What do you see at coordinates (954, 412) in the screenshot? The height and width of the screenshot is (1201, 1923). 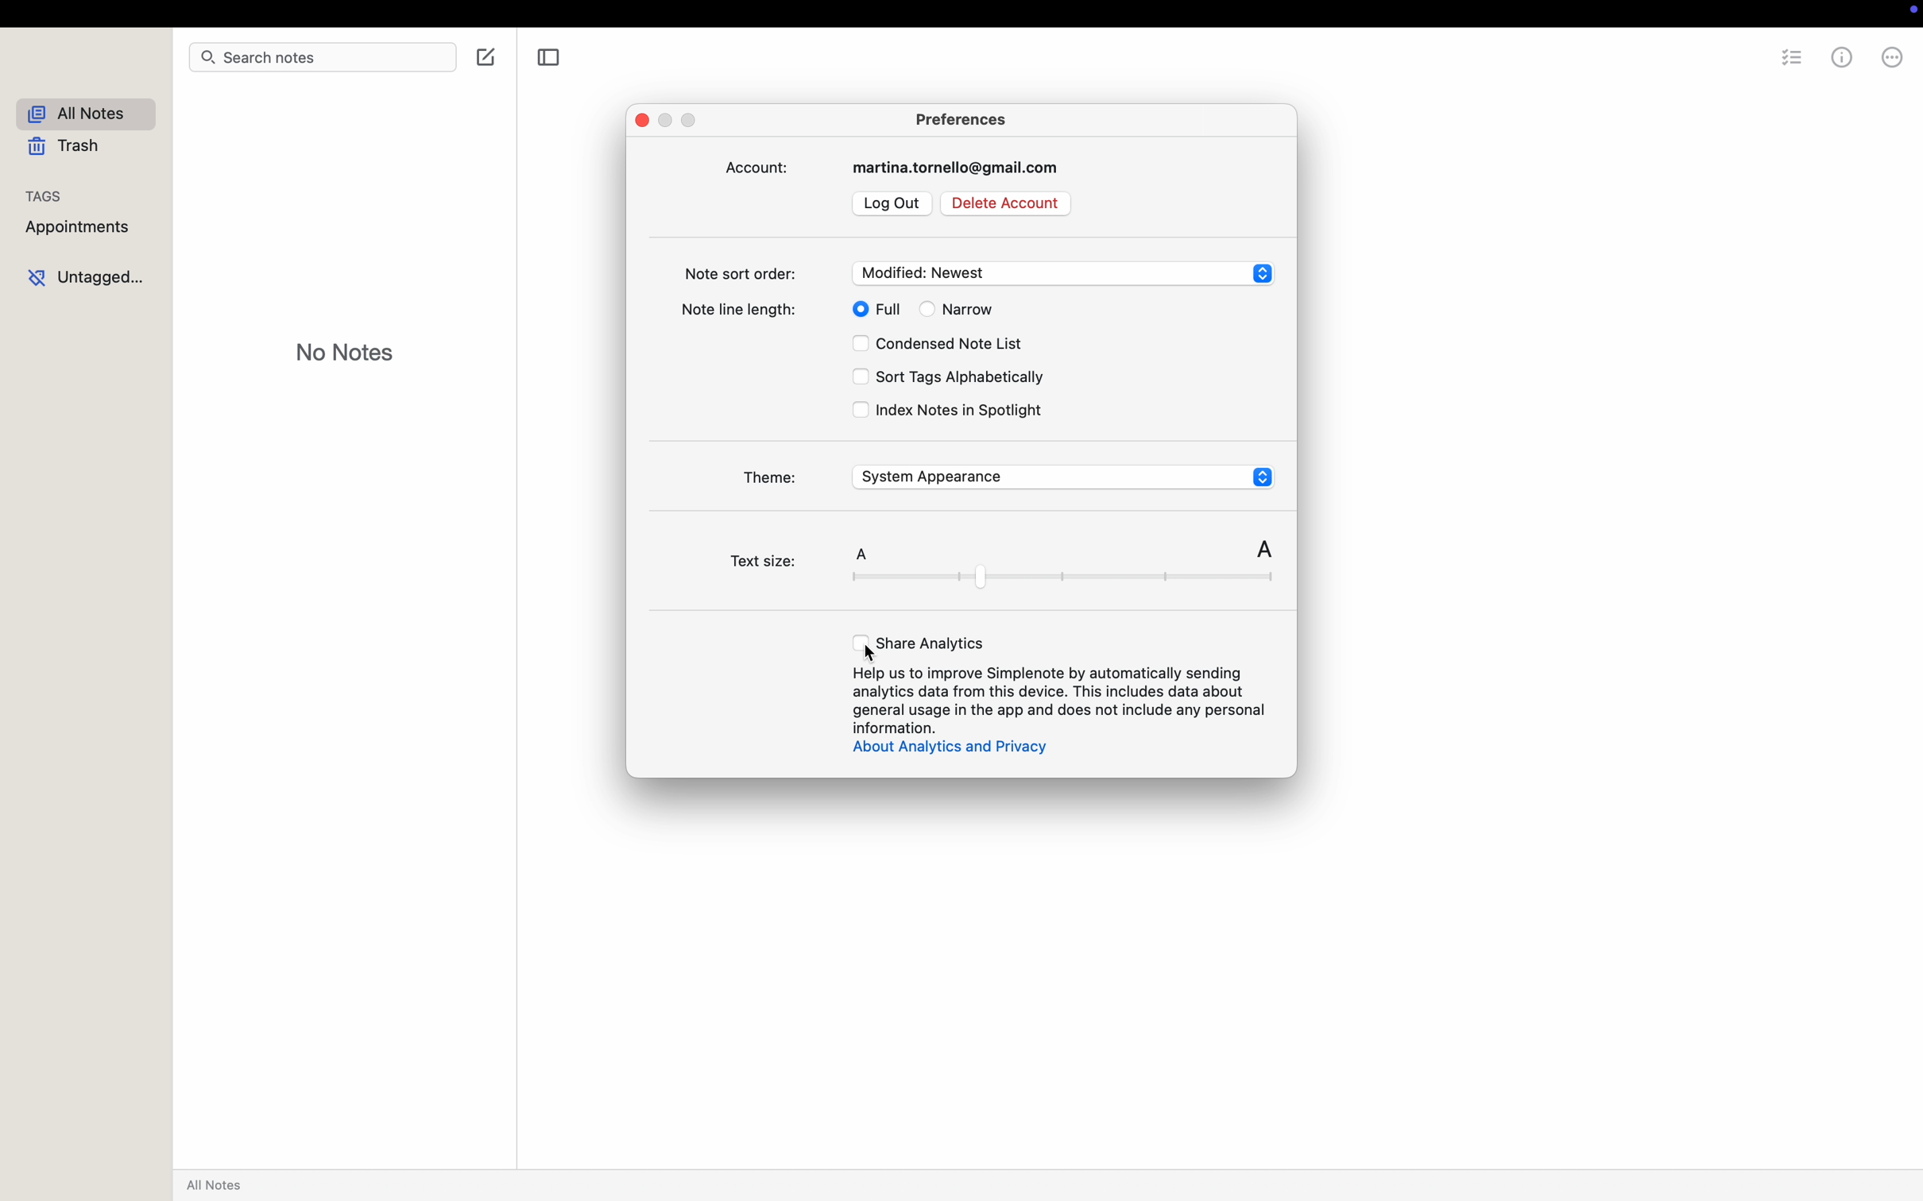 I see `index notes in Spotlight` at bounding box center [954, 412].